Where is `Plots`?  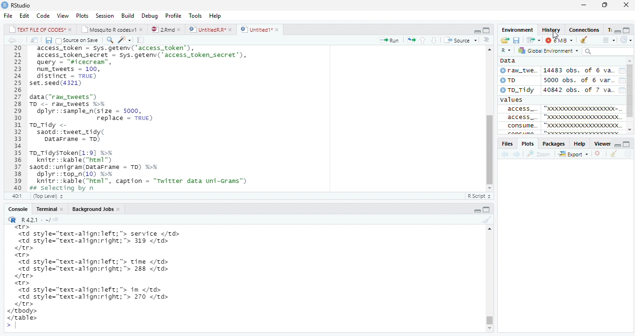
Plots is located at coordinates (82, 15).